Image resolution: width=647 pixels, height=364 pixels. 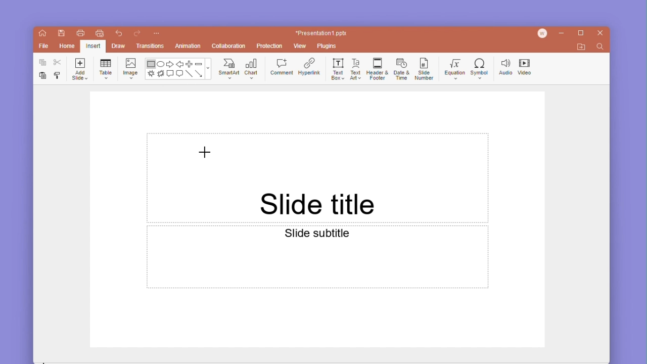 What do you see at coordinates (42, 34) in the screenshot?
I see `home` at bounding box center [42, 34].